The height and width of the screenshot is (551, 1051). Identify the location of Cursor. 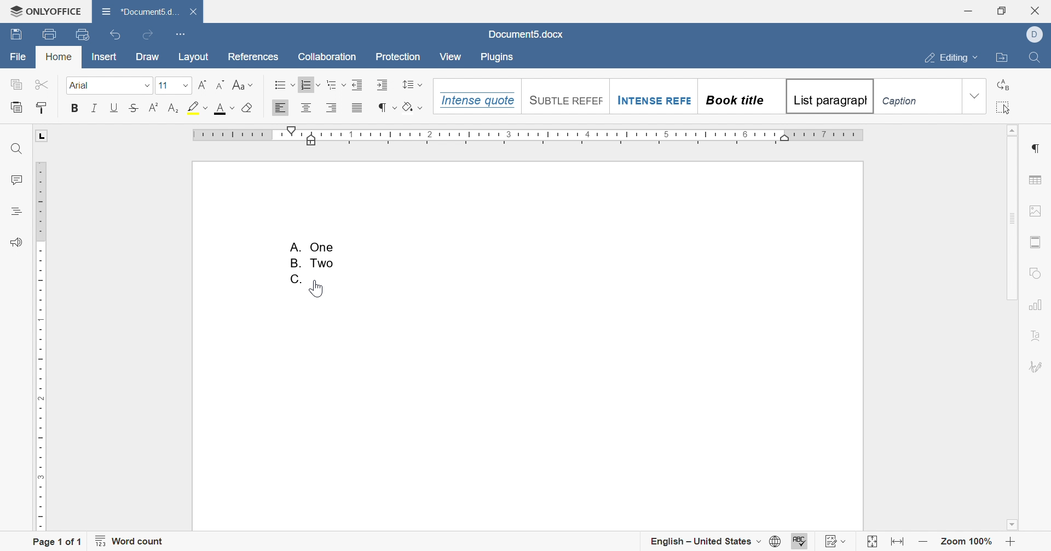
(318, 288).